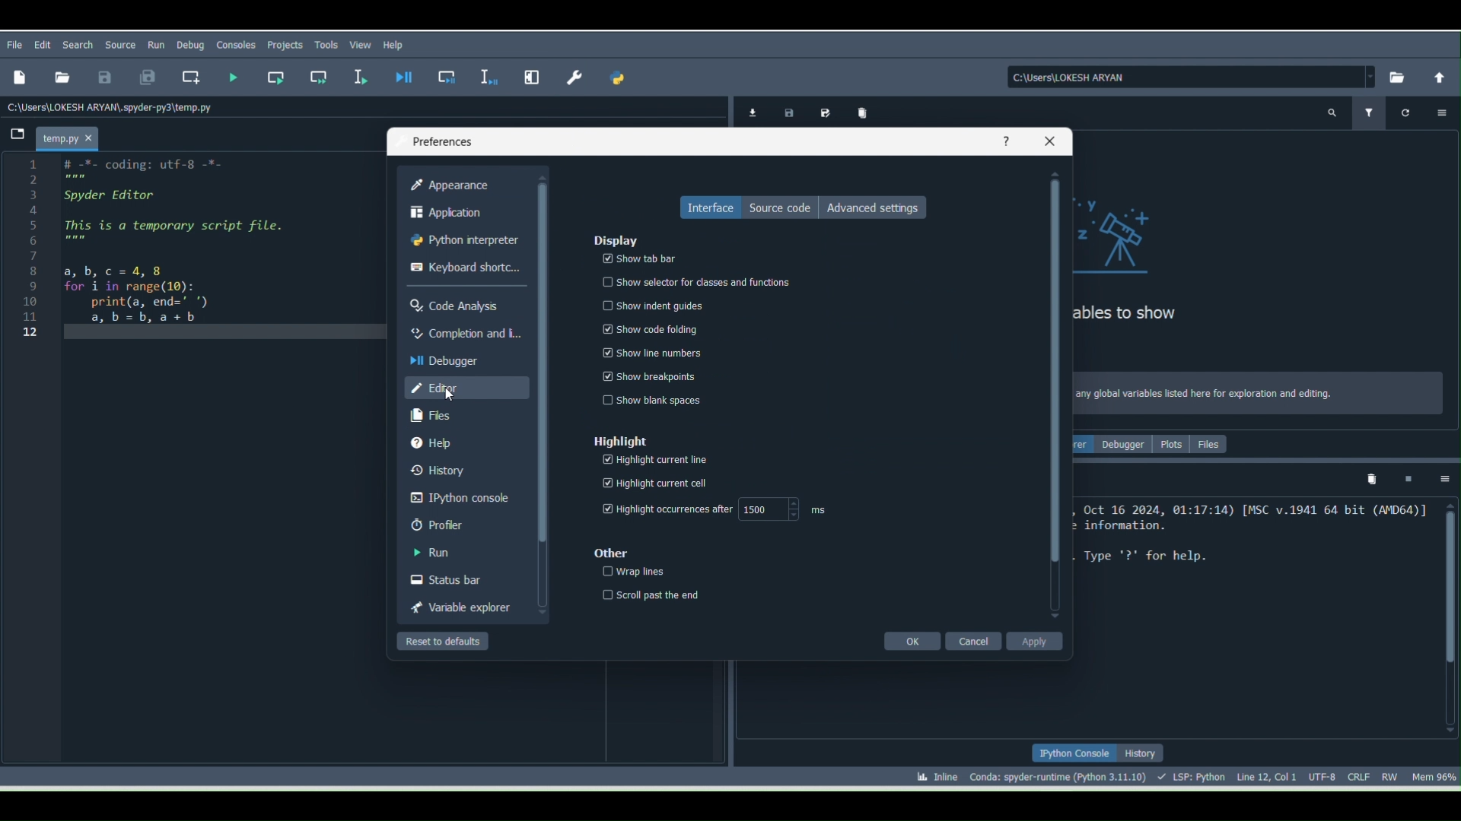 The width and height of the screenshot is (1461, 821). What do you see at coordinates (651, 325) in the screenshot?
I see `Show code folding` at bounding box center [651, 325].